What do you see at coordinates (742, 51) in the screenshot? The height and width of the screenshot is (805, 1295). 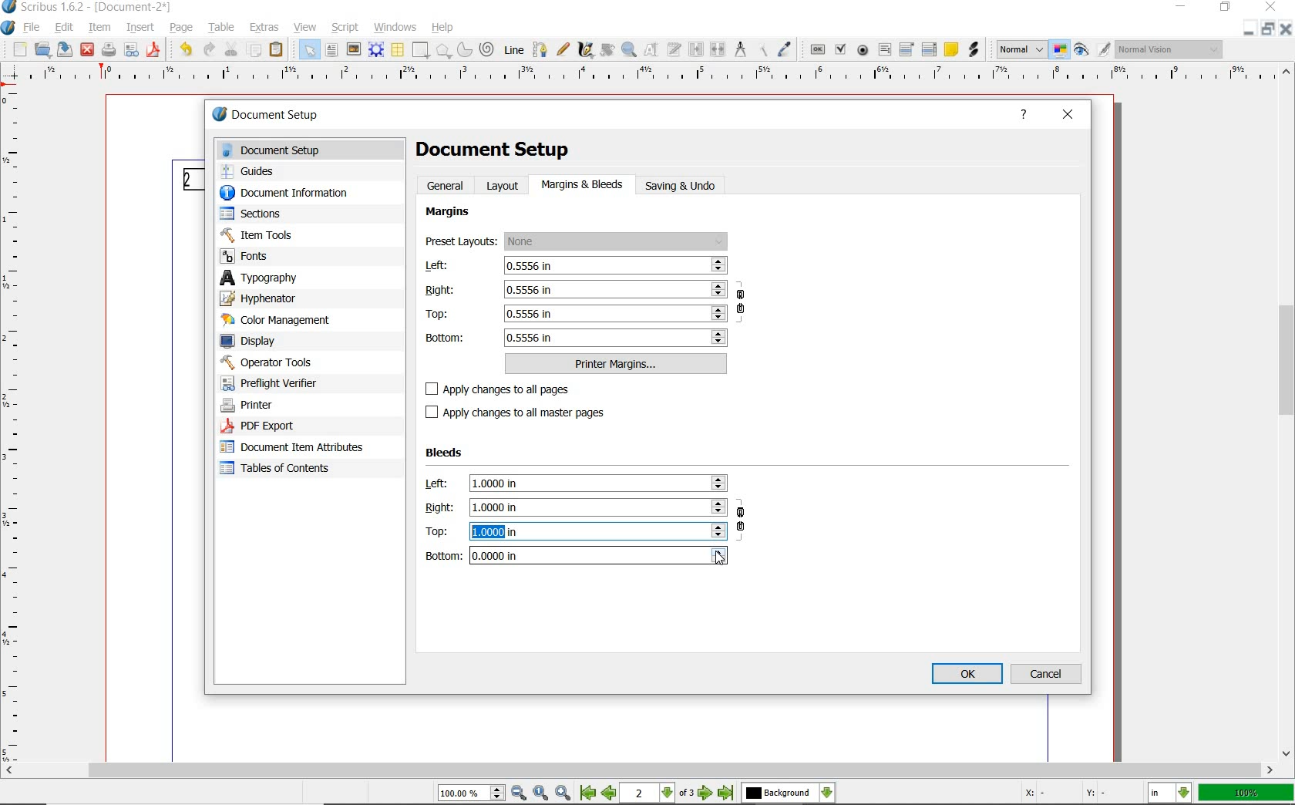 I see `measurements` at bounding box center [742, 51].